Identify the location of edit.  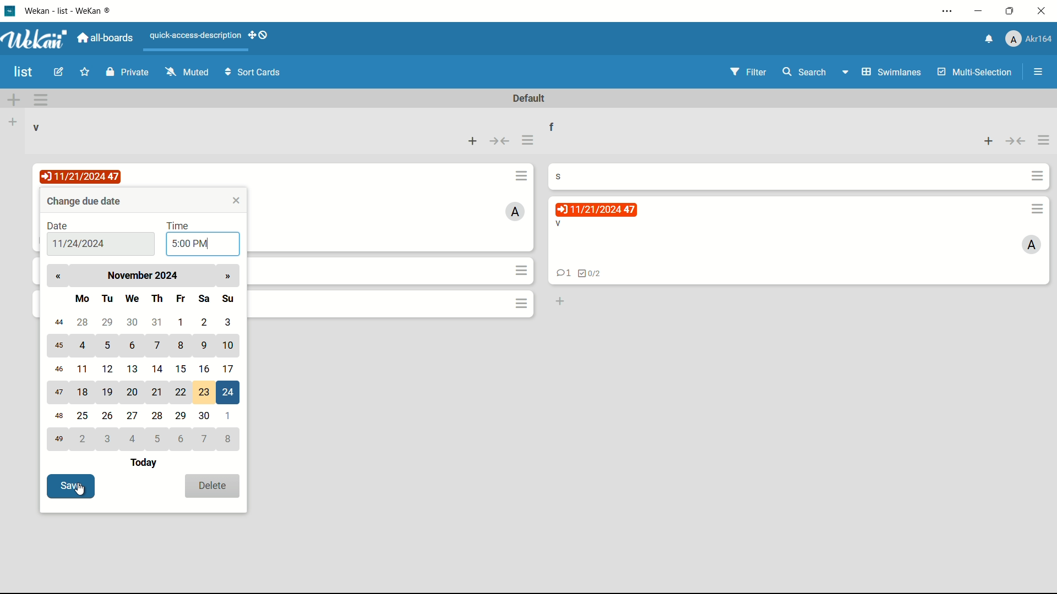
(60, 73).